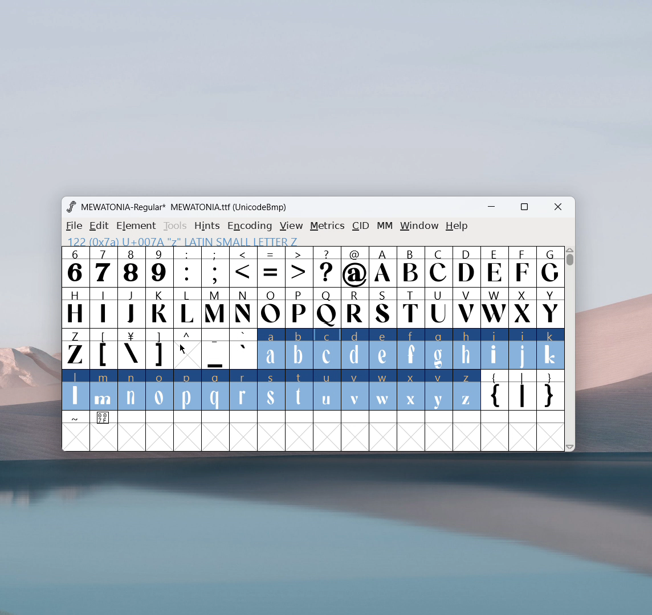  What do you see at coordinates (243, 349) in the screenshot?
I see ``` at bounding box center [243, 349].